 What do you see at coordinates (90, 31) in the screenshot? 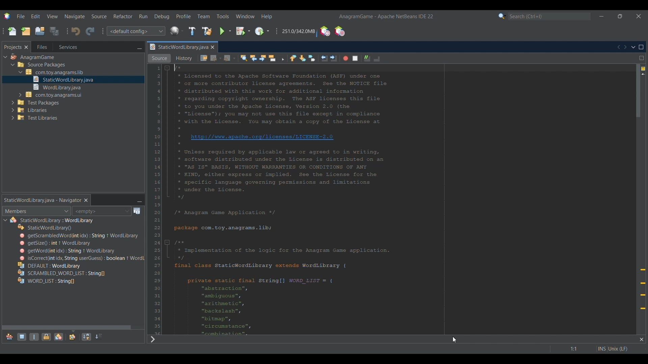
I see `Redo` at bounding box center [90, 31].